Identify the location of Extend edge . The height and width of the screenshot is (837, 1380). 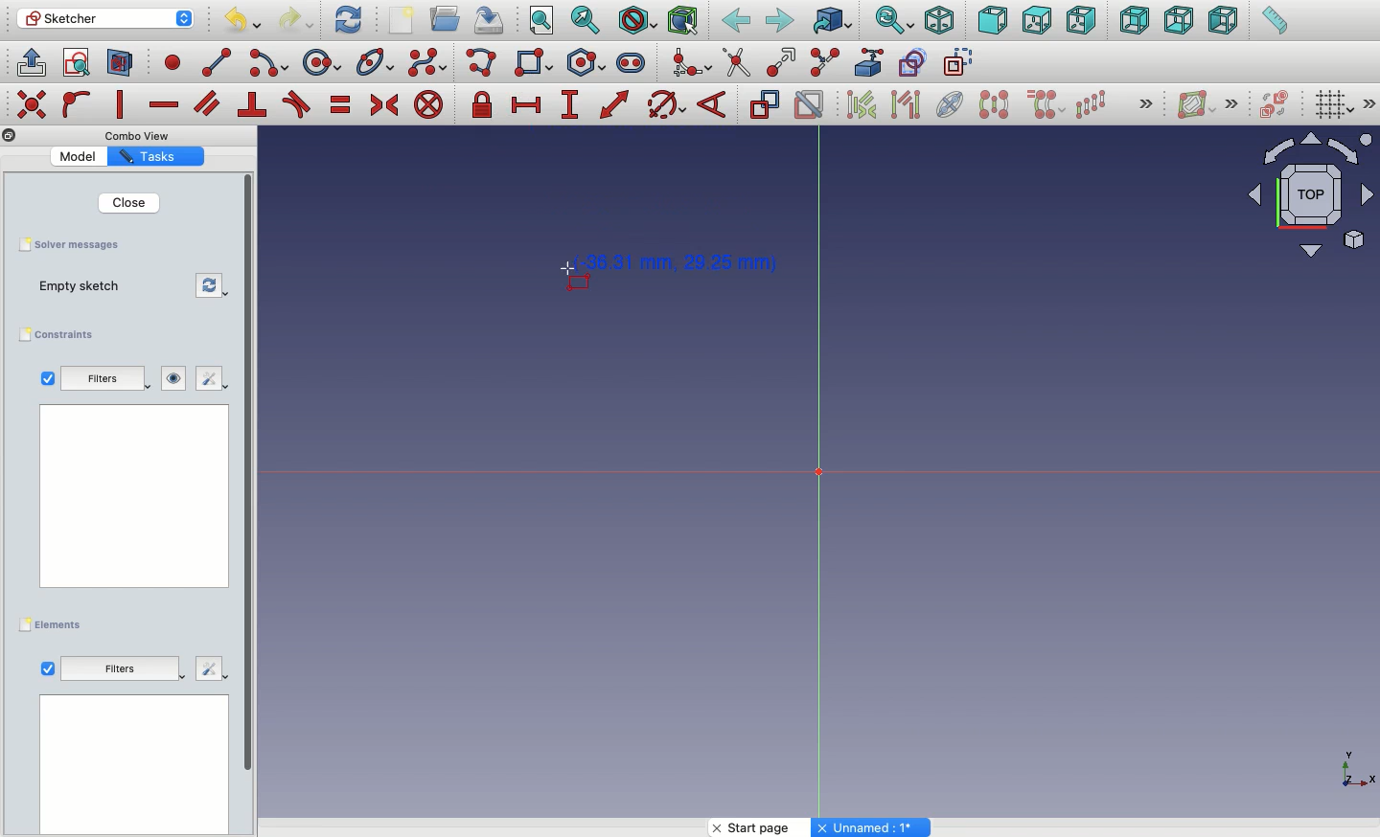
(784, 63).